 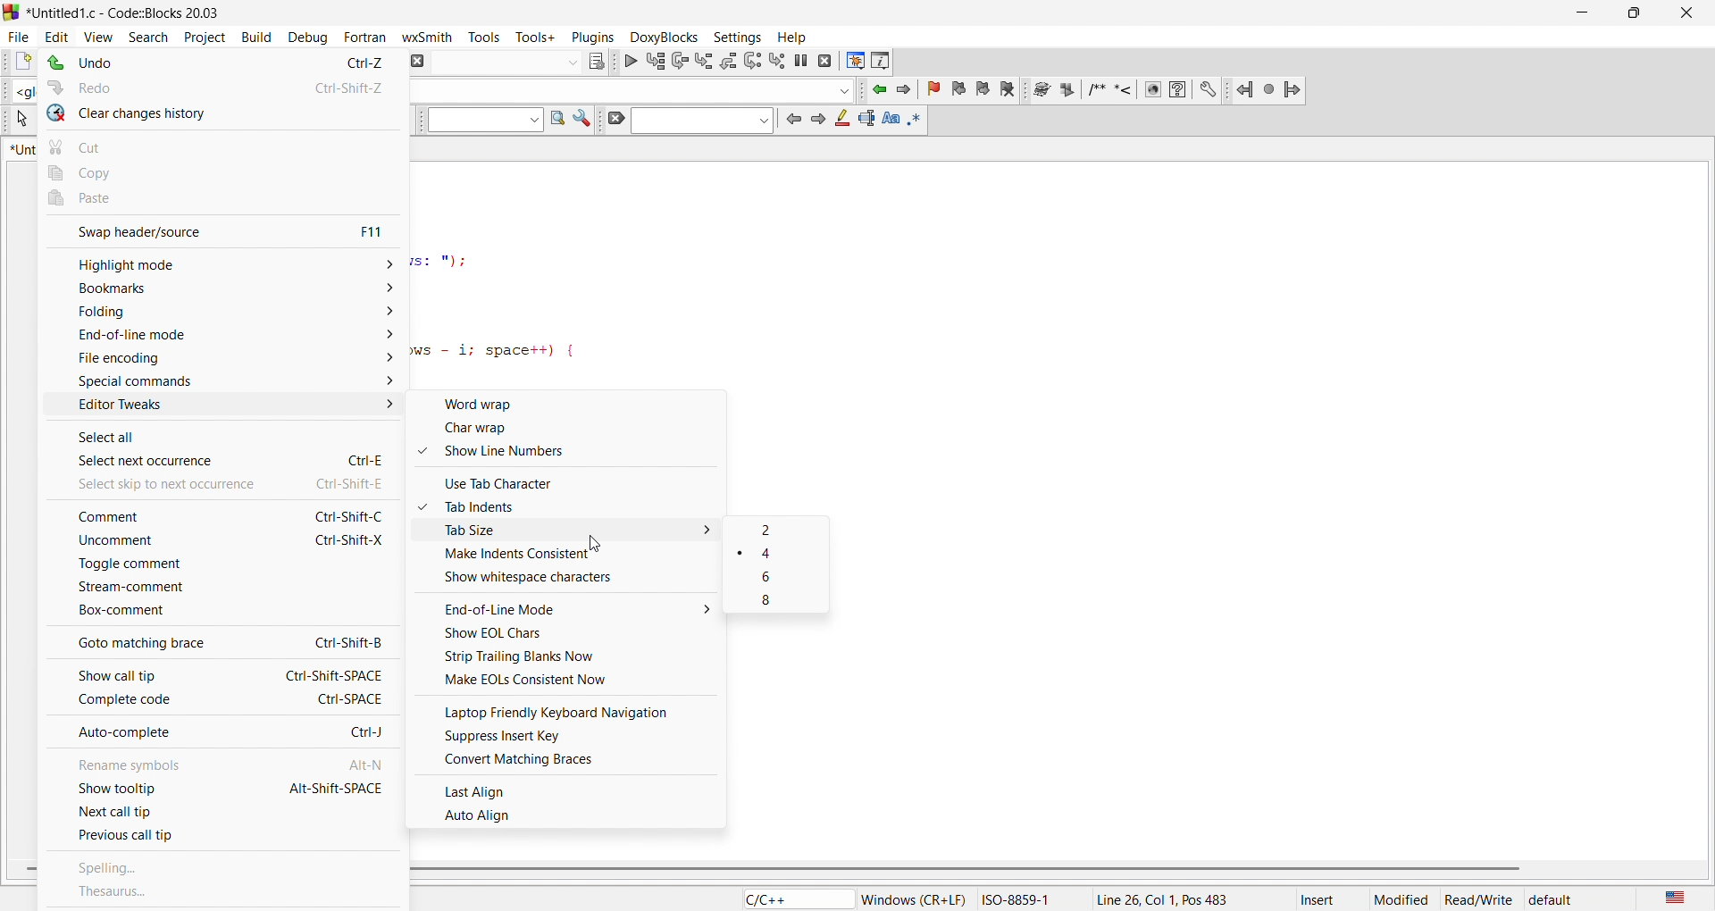 What do you see at coordinates (782, 898) in the screenshot?
I see `file type` at bounding box center [782, 898].